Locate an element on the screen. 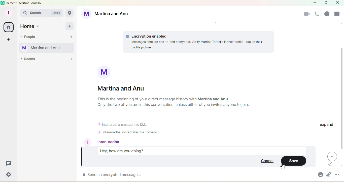 This screenshot has width=344, height=182. Attachment is located at coordinates (328, 175).